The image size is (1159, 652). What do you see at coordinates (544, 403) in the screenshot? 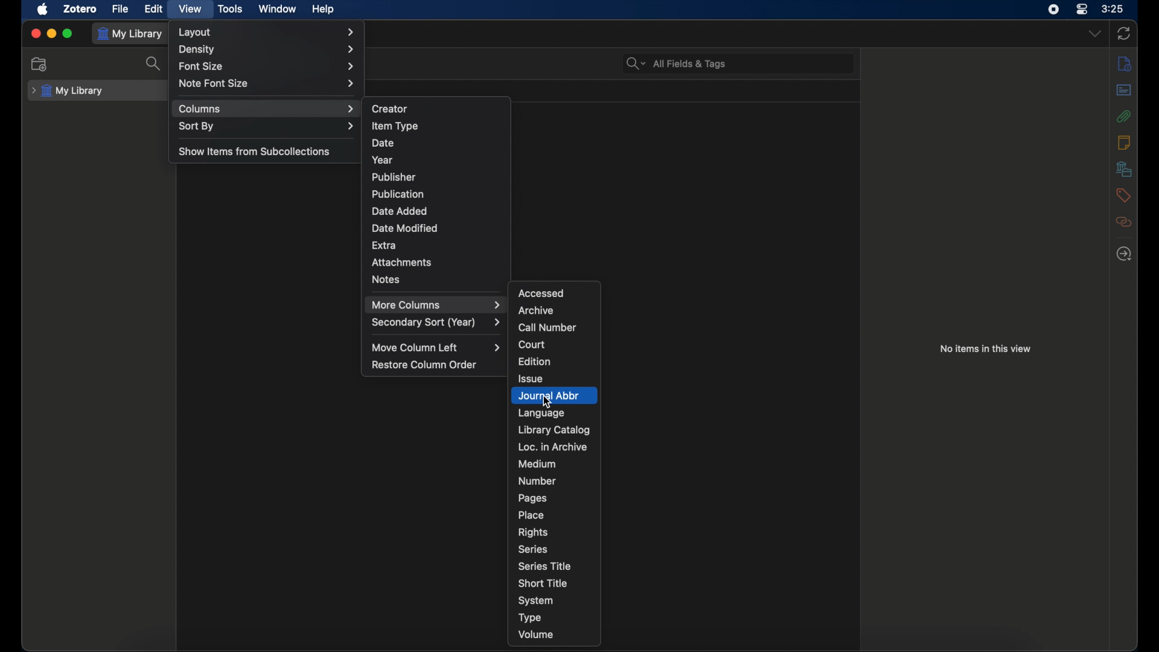
I see `Cursor` at bounding box center [544, 403].